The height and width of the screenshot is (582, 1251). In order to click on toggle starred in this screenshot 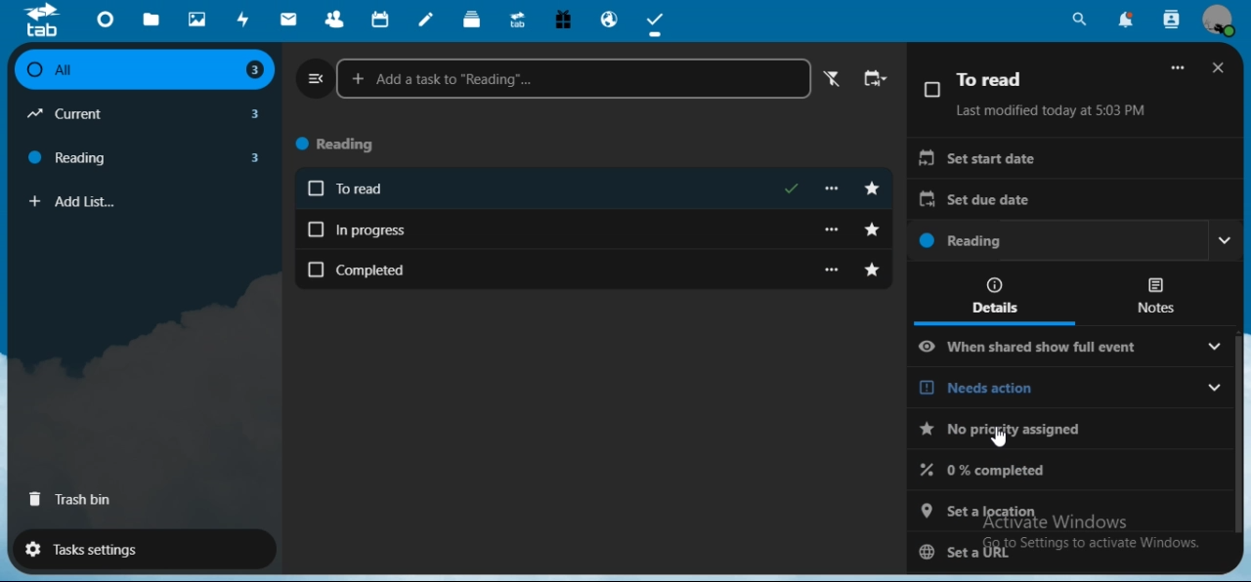, I will do `click(876, 270)`.